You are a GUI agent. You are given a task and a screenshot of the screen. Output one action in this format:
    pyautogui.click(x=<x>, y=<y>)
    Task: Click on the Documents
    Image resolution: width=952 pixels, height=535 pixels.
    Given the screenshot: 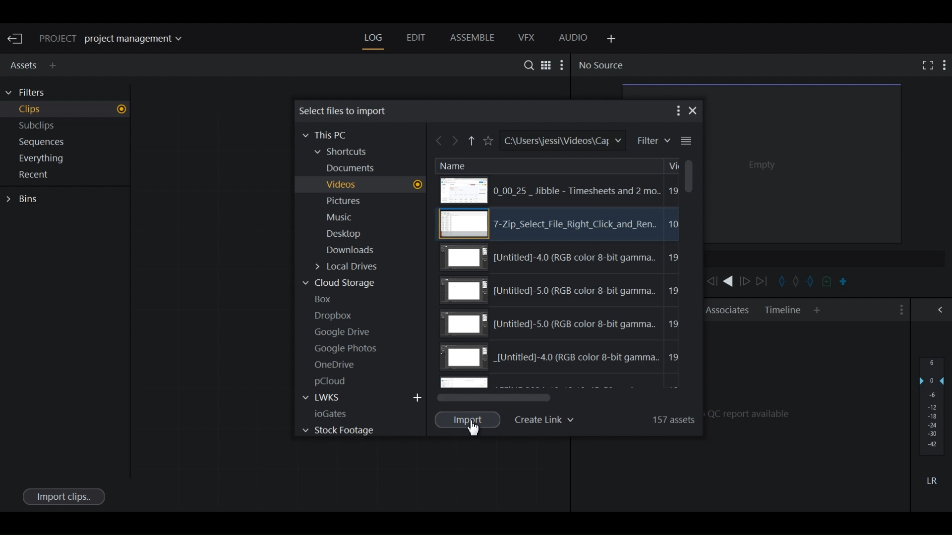 What is the action you would take?
    pyautogui.click(x=357, y=168)
    